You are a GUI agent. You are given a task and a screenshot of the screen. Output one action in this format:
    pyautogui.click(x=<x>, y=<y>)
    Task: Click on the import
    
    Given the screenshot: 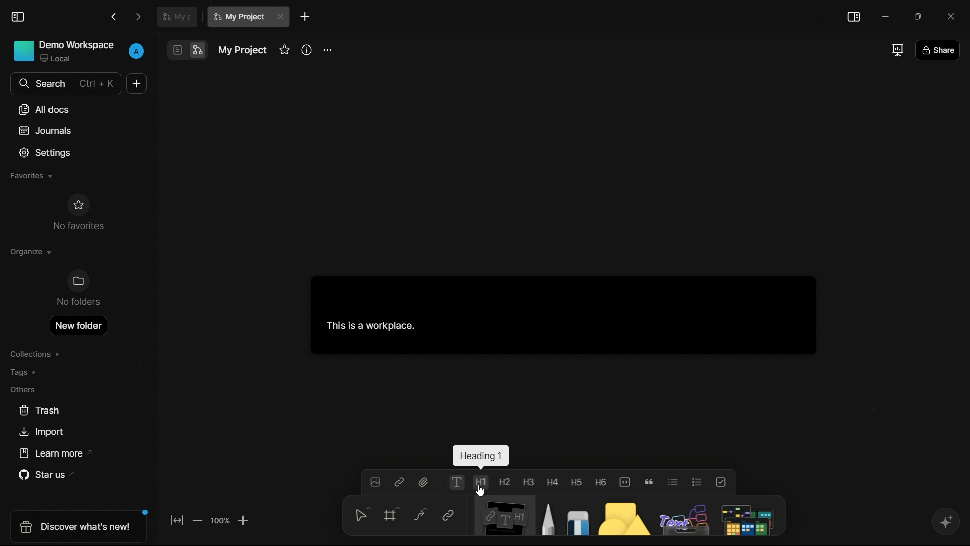 What is the action you would take?
    pyautogui.click(x=41, y=432)
    